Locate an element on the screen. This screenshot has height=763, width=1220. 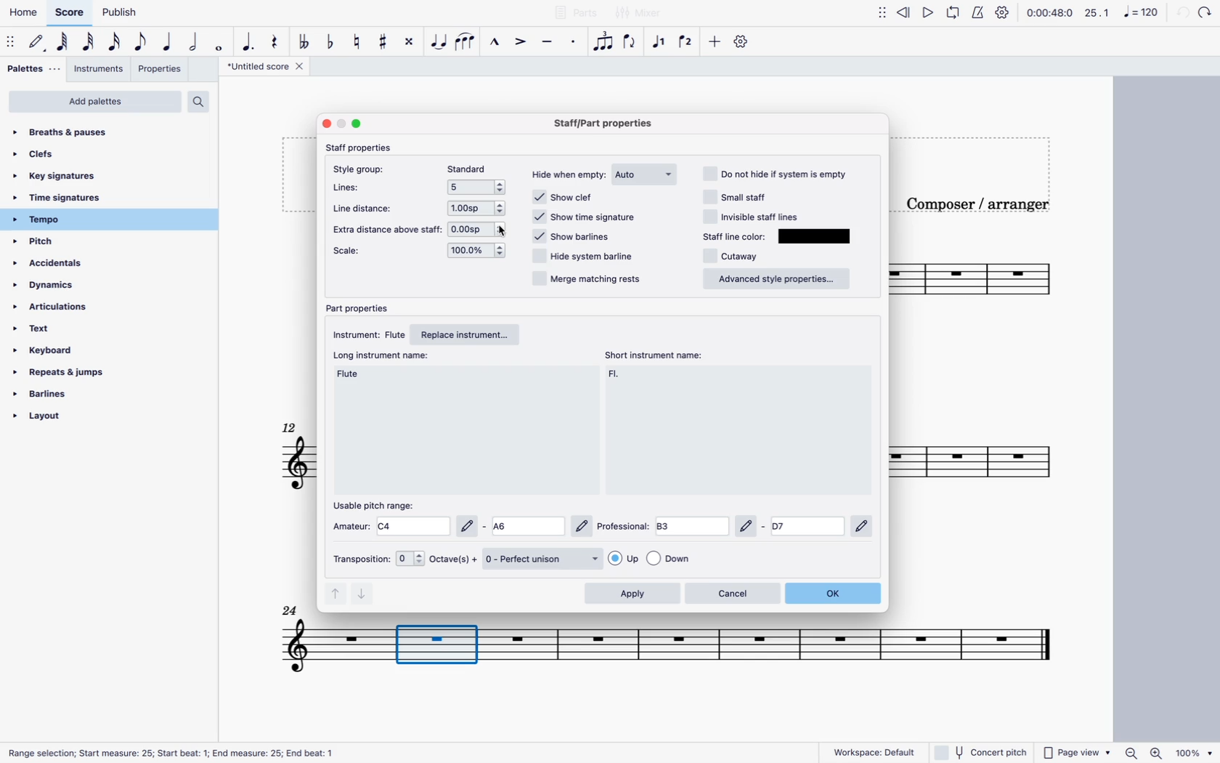
augmentation dot is located at coordinates (248, 42).